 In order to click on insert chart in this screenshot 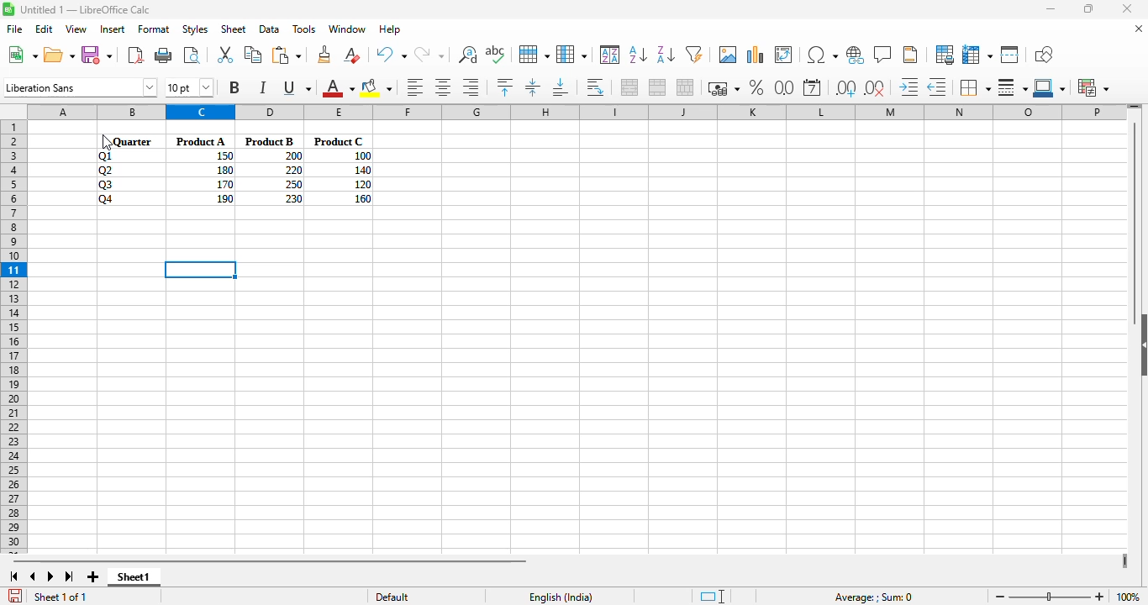, I will do `click(756, 54)`.